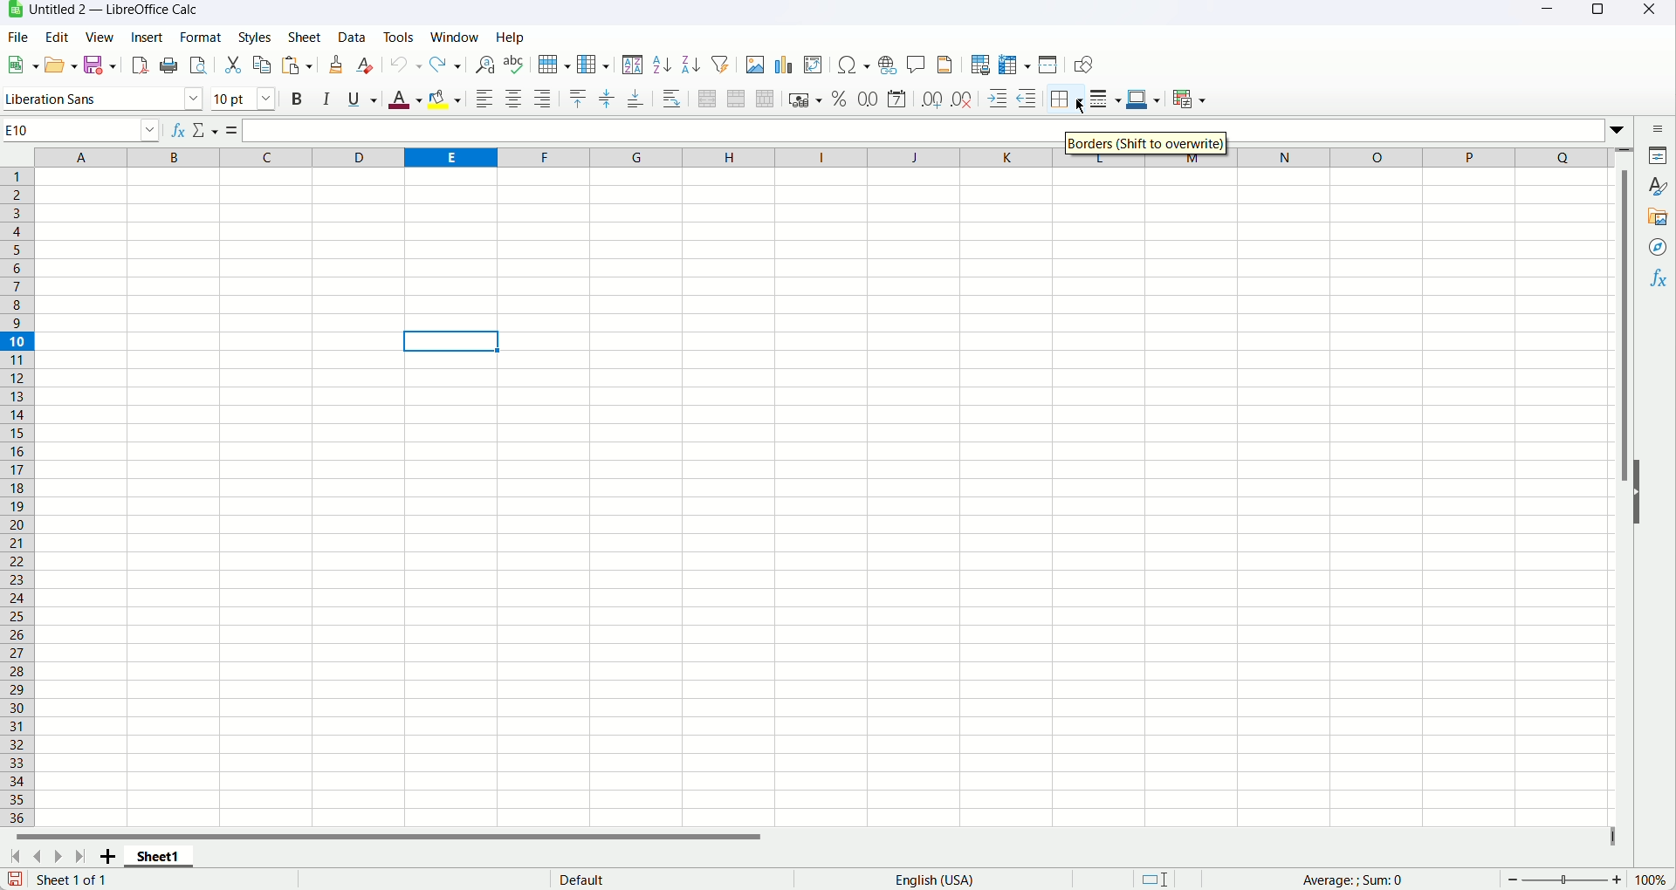 This screenshot has height=890, width=1676. I want to click on Freeze rows and columns, so click(1015, 64).